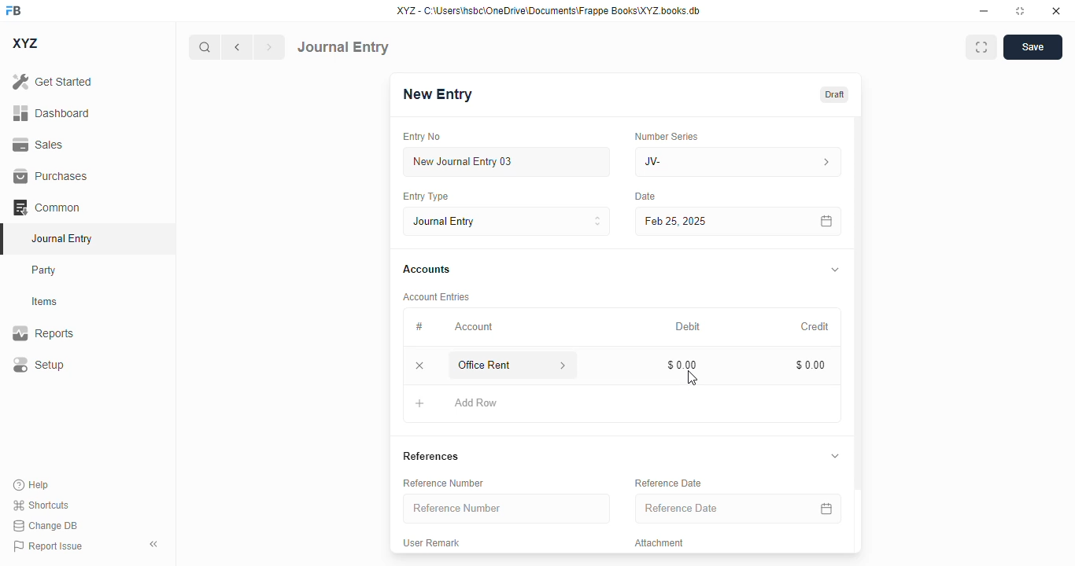 The width and height of the screenshot is (1075, 566). What do you see at coordinates (430, 542) in the screenshot?
I see `user remark` at bounding box center [430, 542].